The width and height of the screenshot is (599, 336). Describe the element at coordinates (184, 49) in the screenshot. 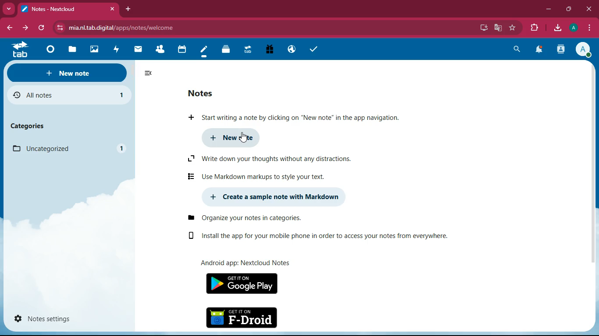

I see `calendar` at that location.